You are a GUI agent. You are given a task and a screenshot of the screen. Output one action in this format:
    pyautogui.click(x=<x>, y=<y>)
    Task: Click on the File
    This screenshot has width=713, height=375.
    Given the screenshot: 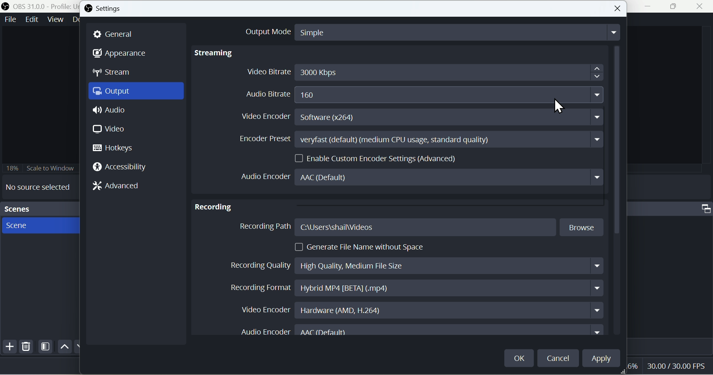 What is the action you would take?
    pyautogui.click(x=10, y=20)
    